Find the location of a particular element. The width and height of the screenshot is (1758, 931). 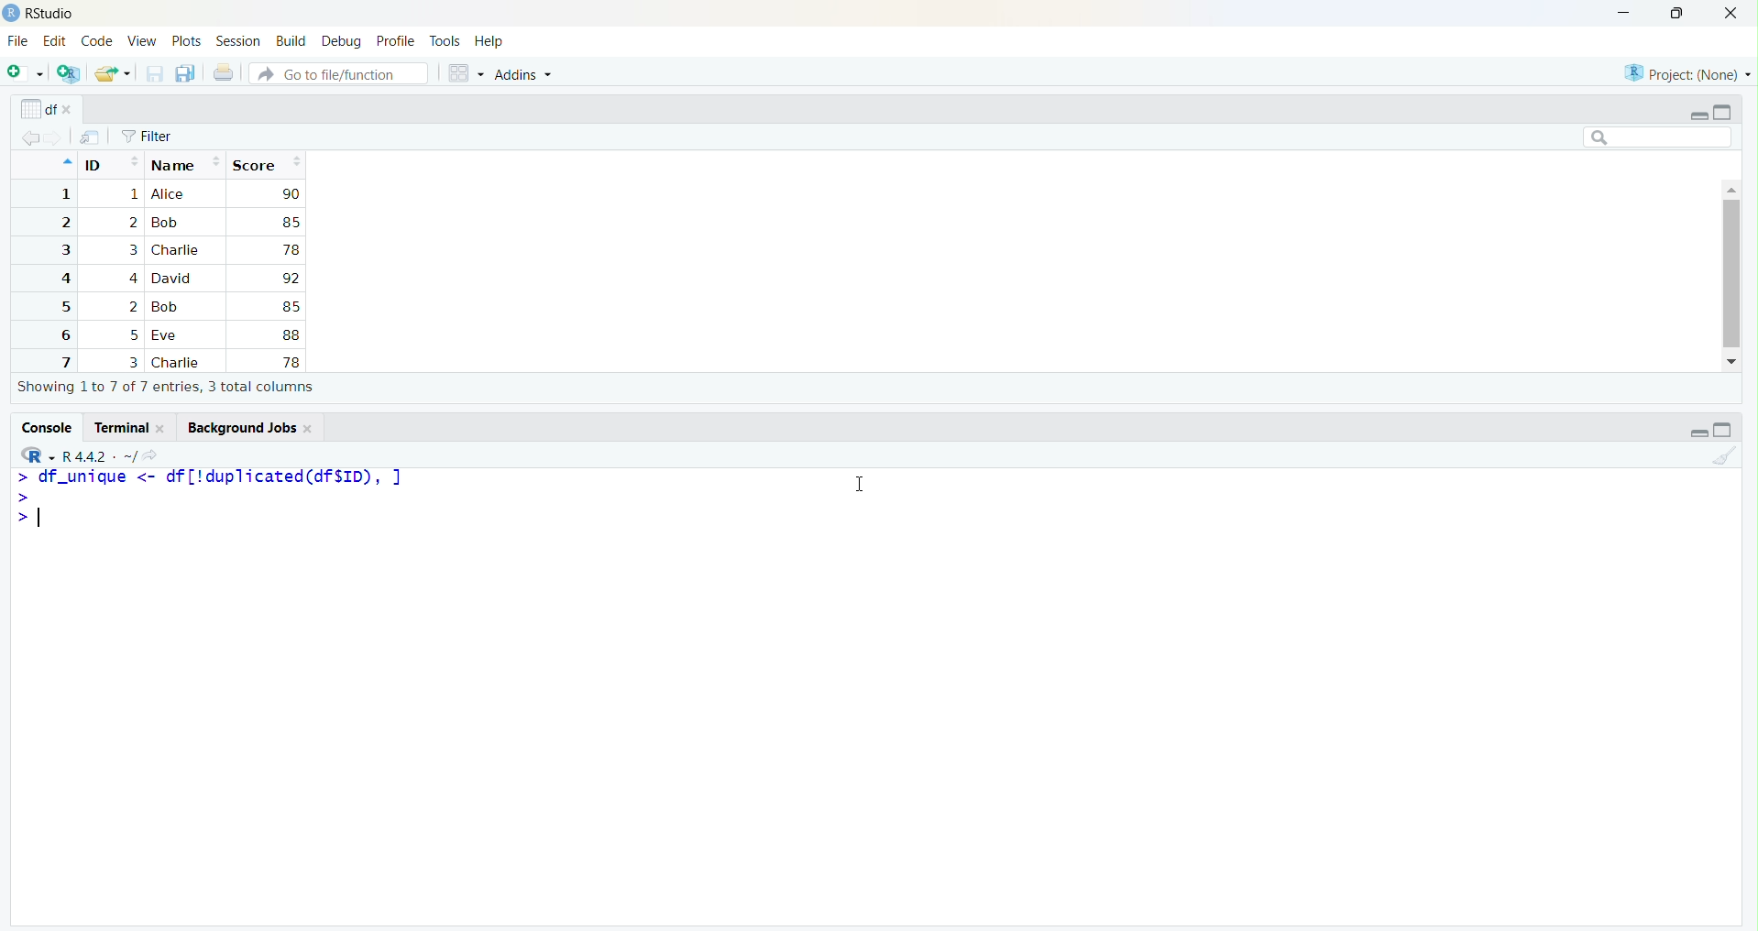

4 is located at coordinates (131, 278).